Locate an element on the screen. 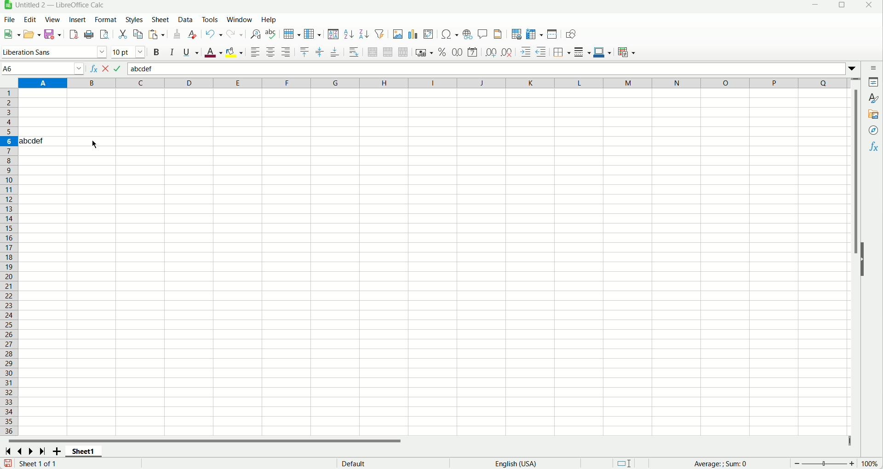  add decimal place is located at coordinates (491, 53).